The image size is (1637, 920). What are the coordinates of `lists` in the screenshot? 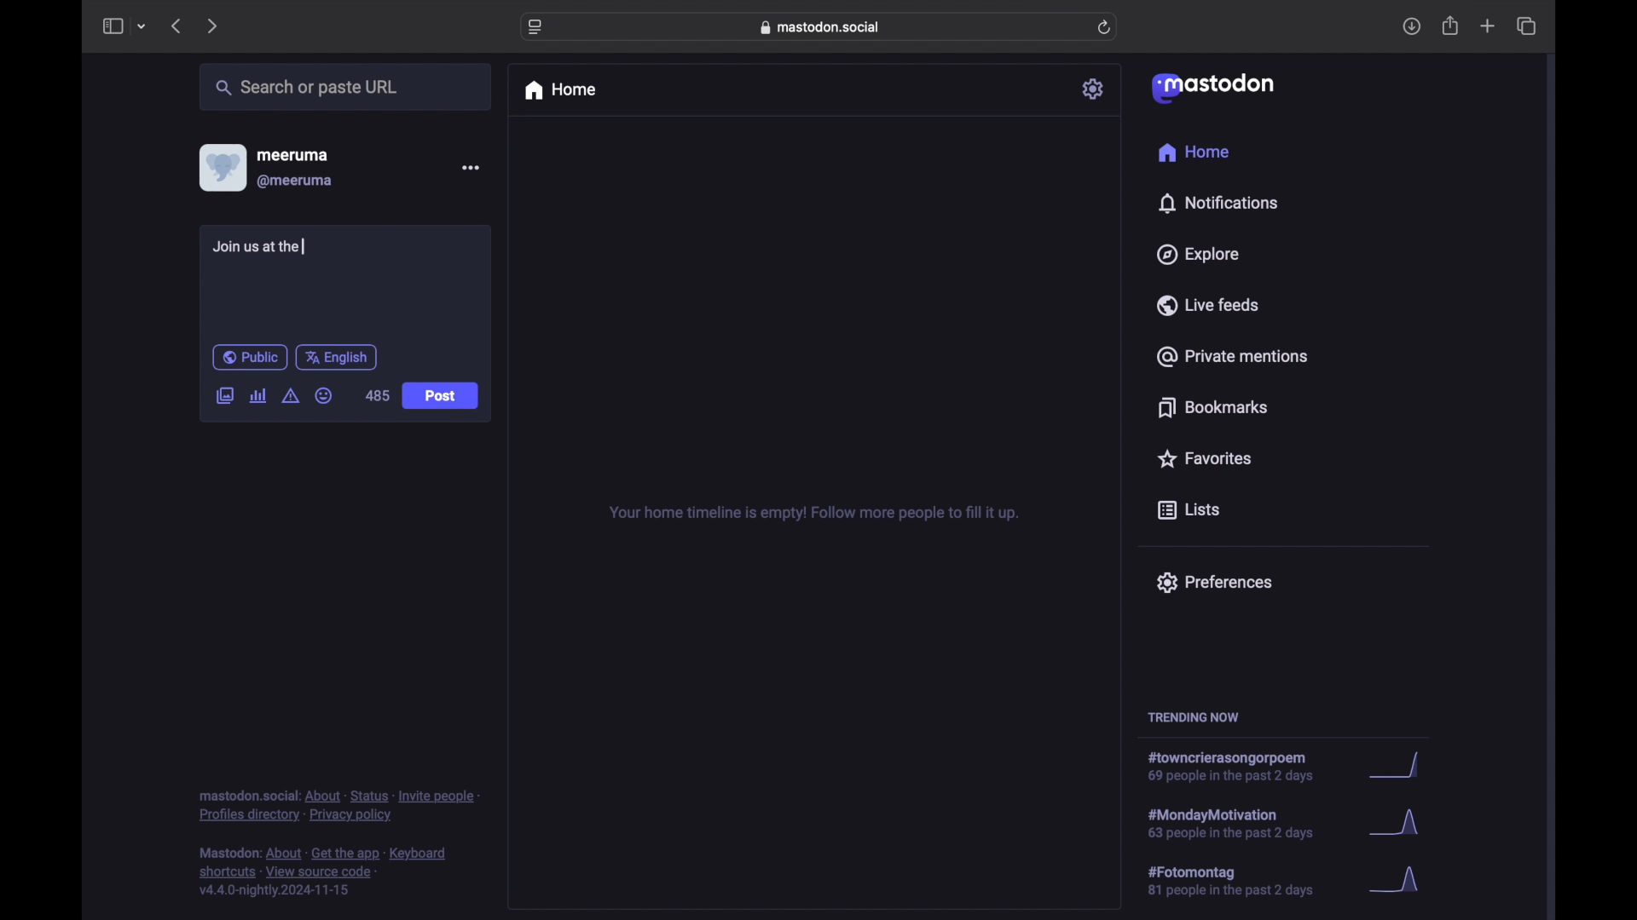 It's located at (1189, 511).